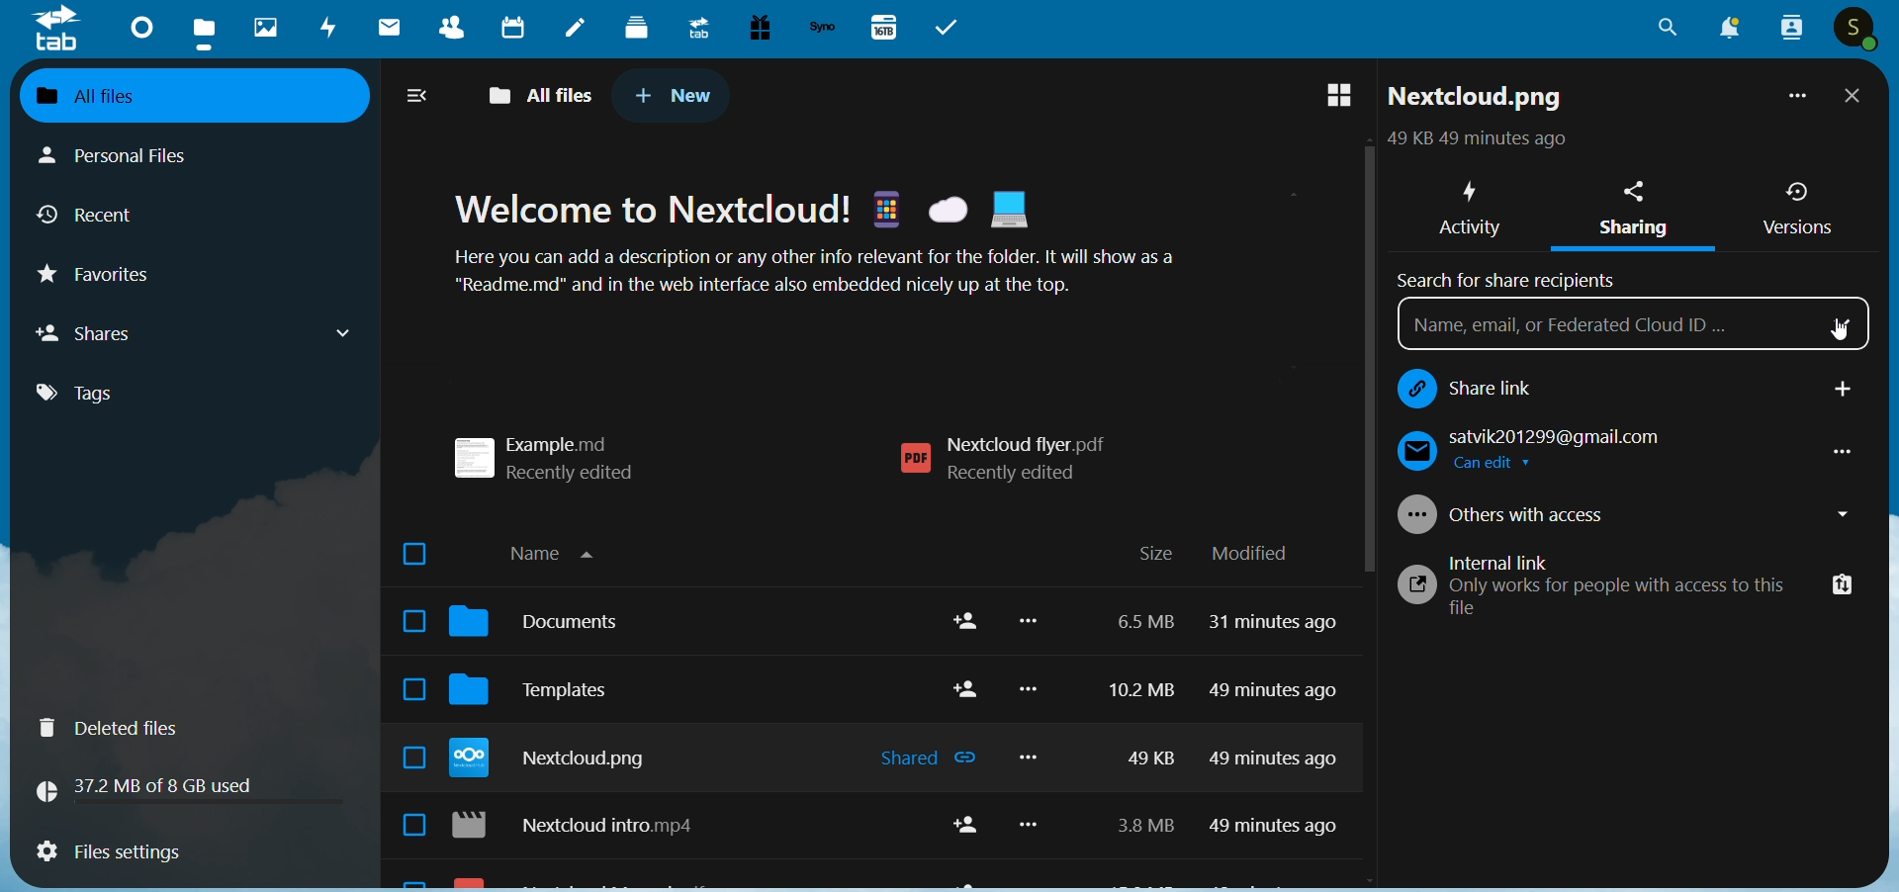  Describe the element at coordinates (1845, 320) in the screenshot. I see `dropdown` at that location.